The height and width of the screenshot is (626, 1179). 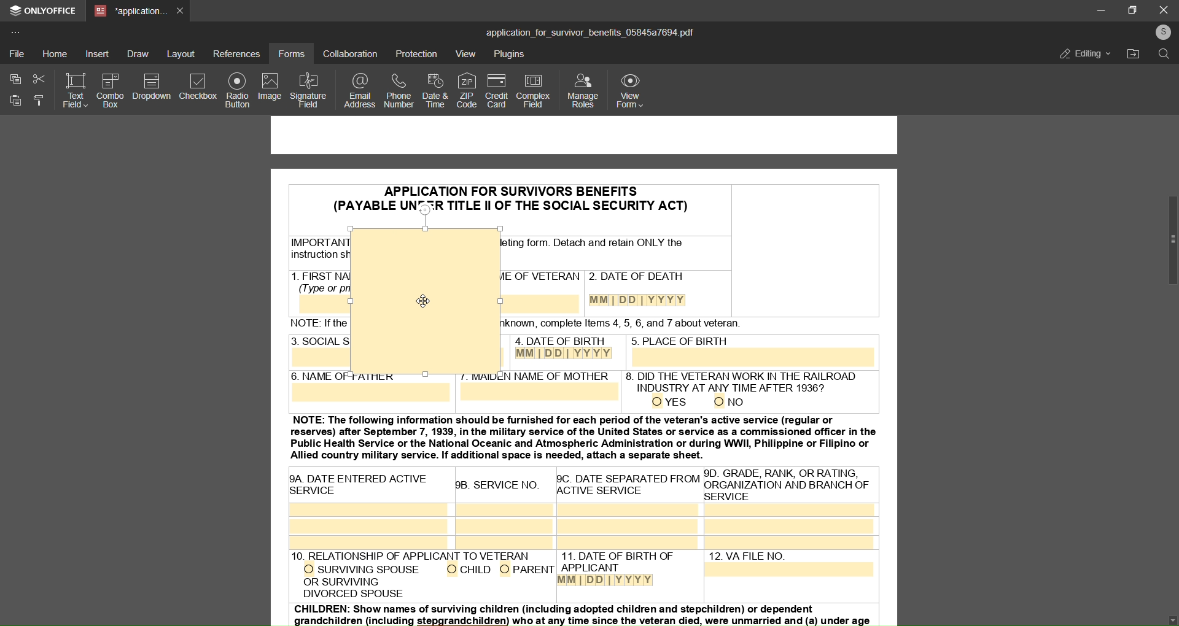 I want to click on references, so click(x=237, y=53).